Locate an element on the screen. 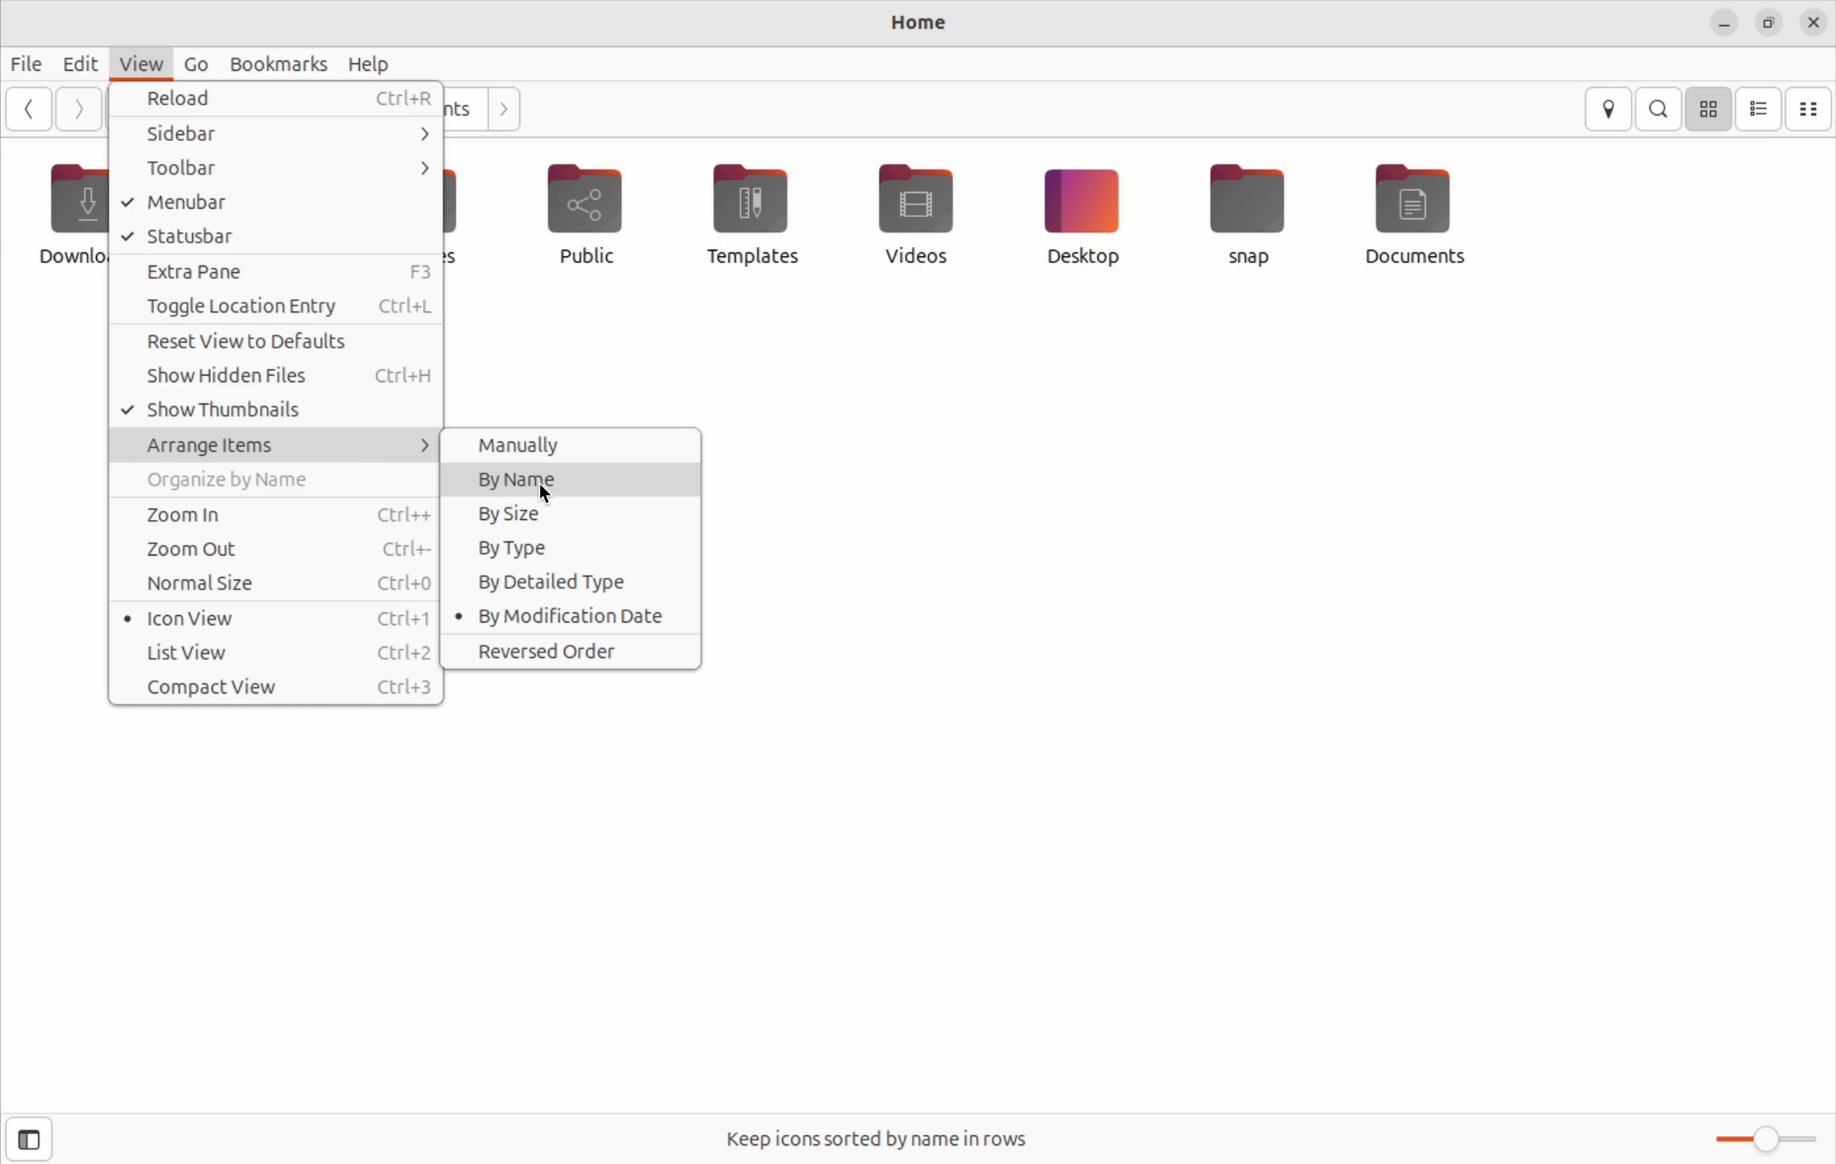 The width and height of the screenshot is (1836, 1164). minimize is located at coordinates (1722, 24).